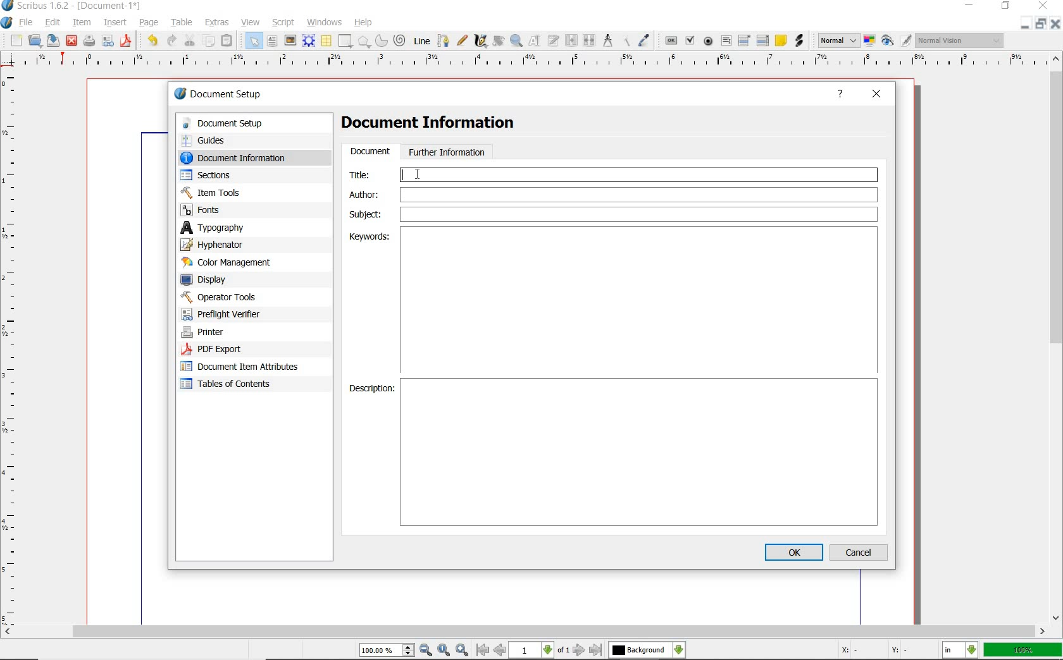 This screenshot has height=660, width=1063. What do you see at coordinates (115, 22) in the screenshot?
I see `insert` at bounding box center [115, 22].